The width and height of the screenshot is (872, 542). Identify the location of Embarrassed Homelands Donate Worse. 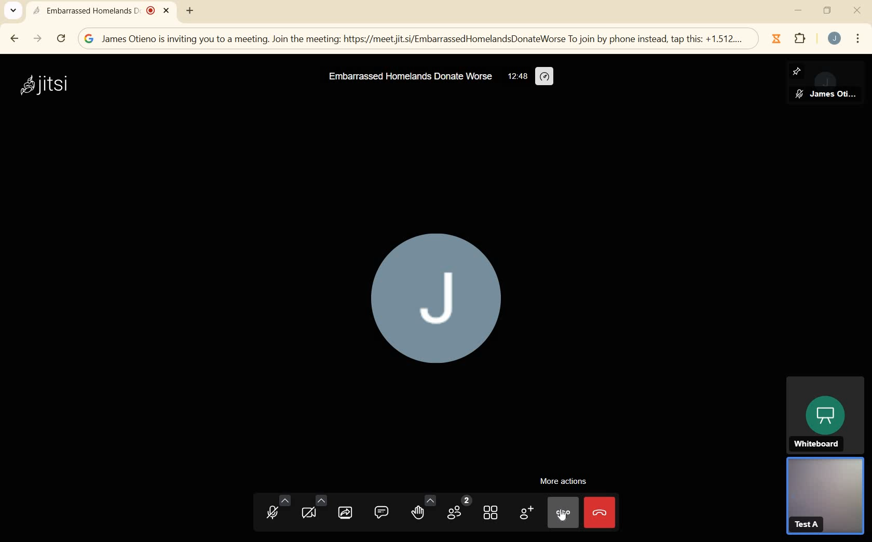
(411, 76).